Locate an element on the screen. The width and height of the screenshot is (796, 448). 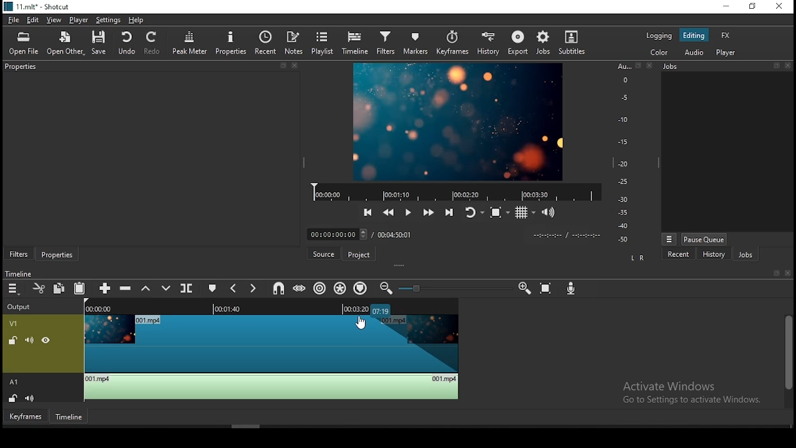
video time is located at coordinates (106, 309).